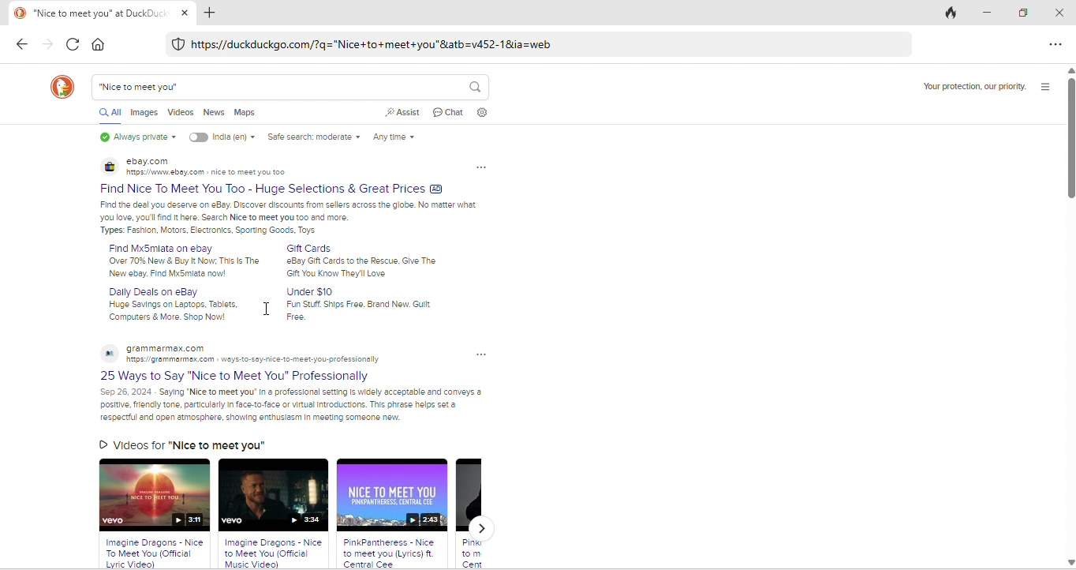 The width and height of the screenshot is (1076, 570). I want to click on search, so click(474, 86).